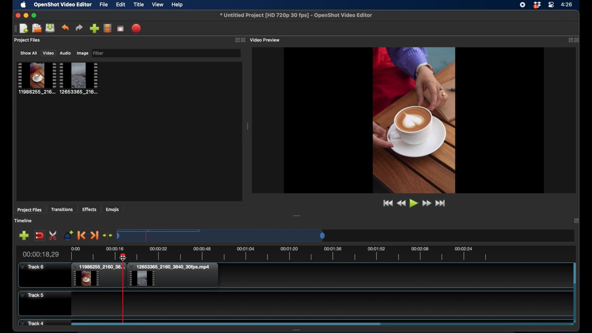  What do you see at coordinates (123, 257) in the screenshot?
I see `cursor` at bounding box center [123, 257].